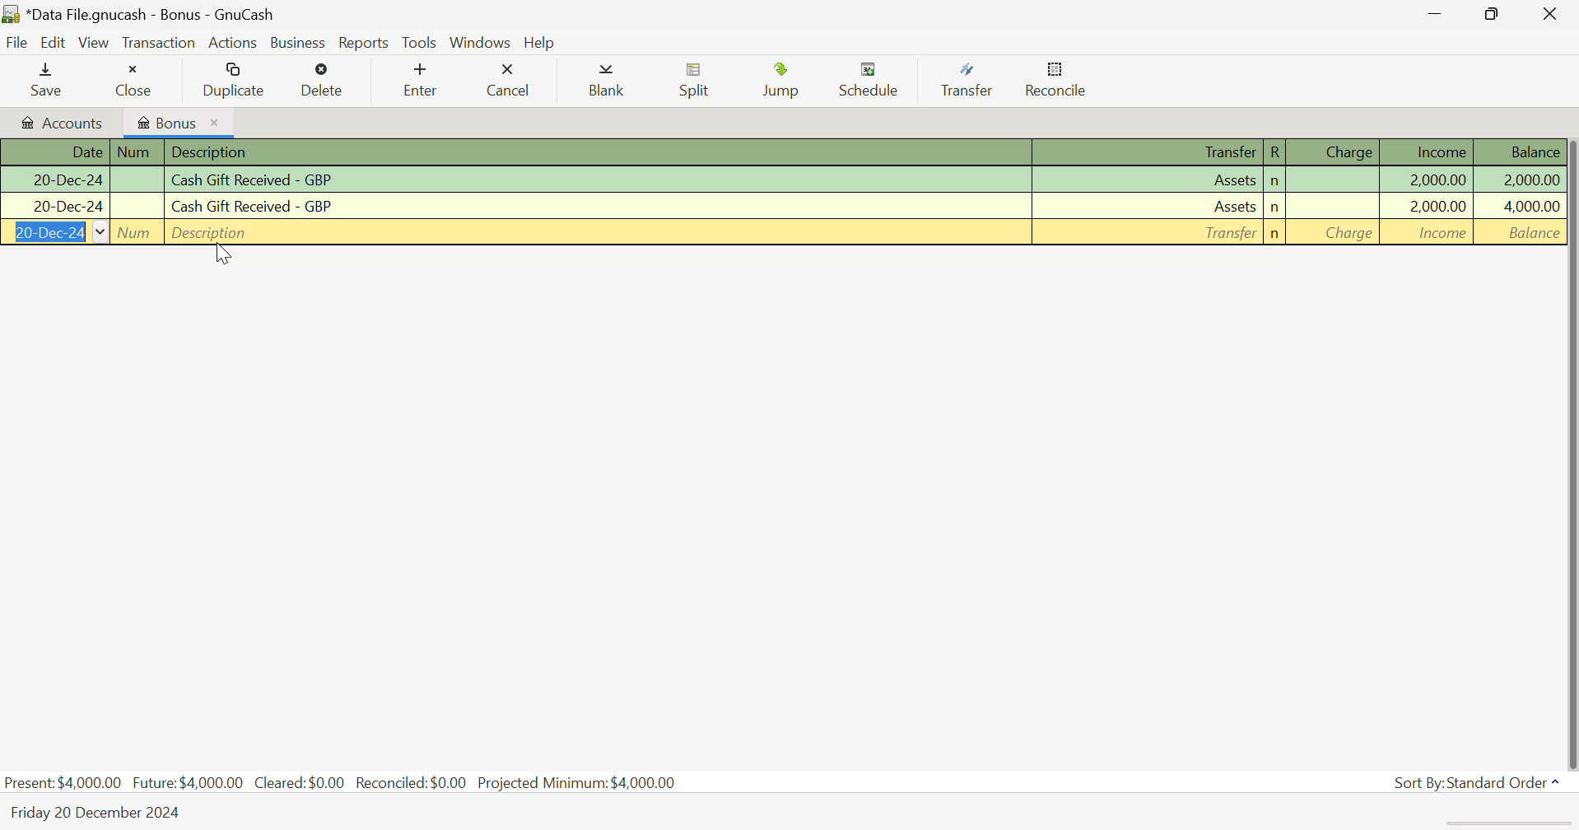 This screenshot has width=1579, height=830. Describe the element at coordinates (421, 42) in the screenshot. I see `Tools` at that location.